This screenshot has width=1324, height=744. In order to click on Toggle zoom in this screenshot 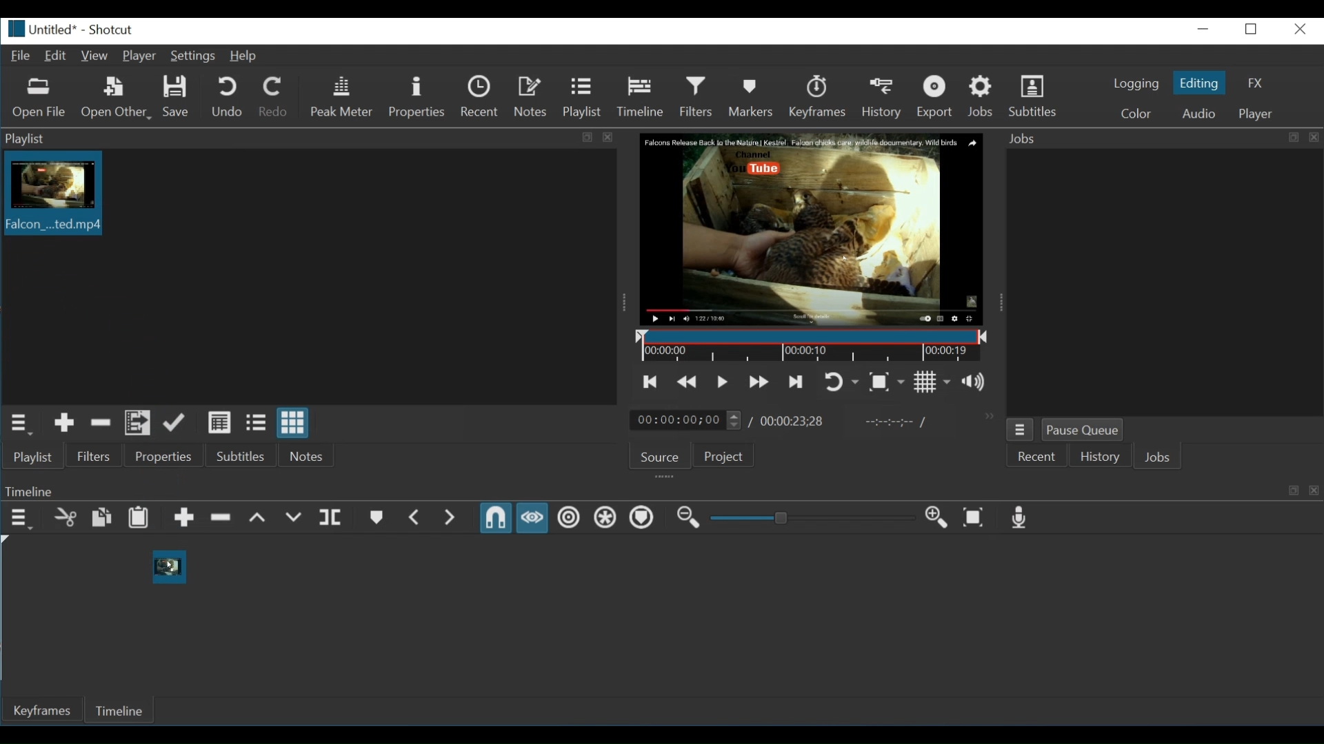, I will do `click(886, 382)`.